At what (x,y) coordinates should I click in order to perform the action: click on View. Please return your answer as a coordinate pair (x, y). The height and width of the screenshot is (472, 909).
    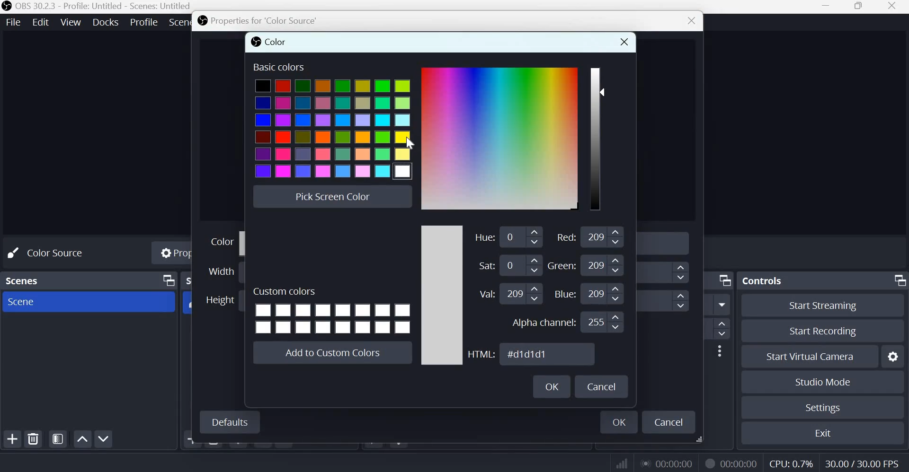
    Looking at the image, I should click on (71, 21).